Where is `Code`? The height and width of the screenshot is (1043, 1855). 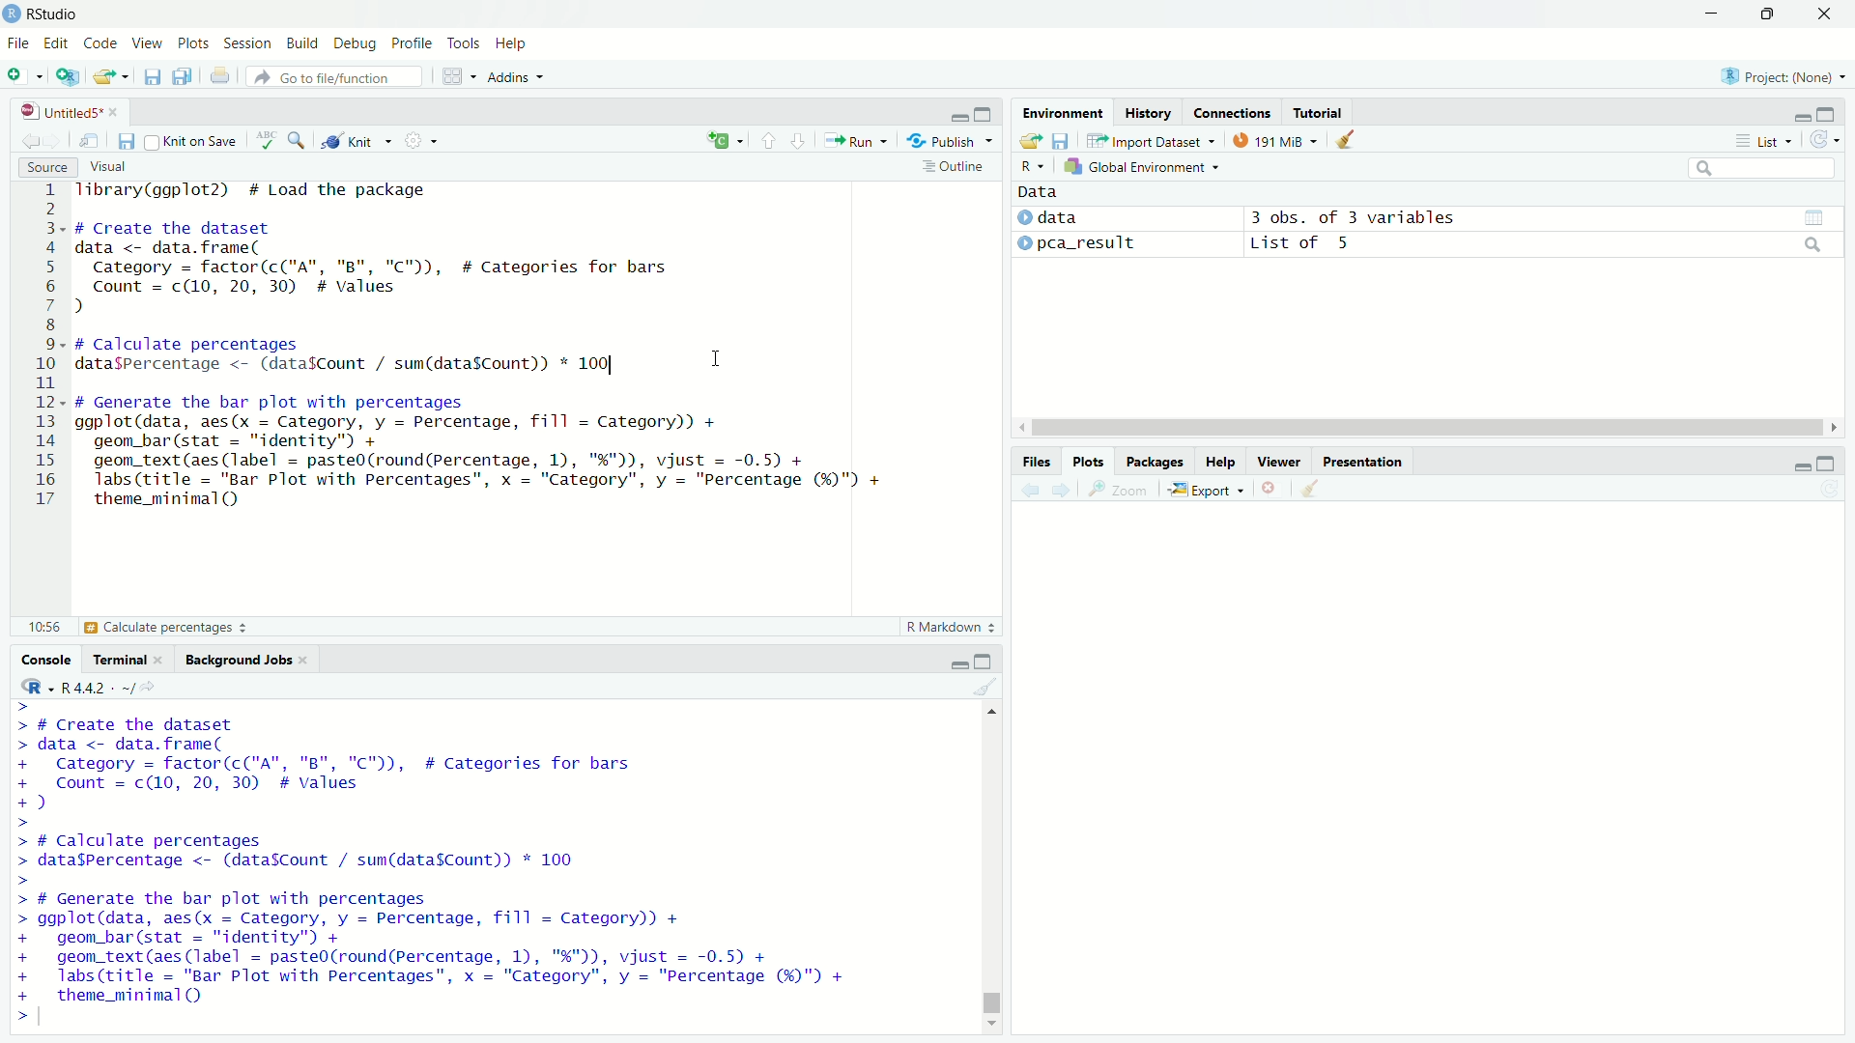 Code is located at coordinates (101, 44).